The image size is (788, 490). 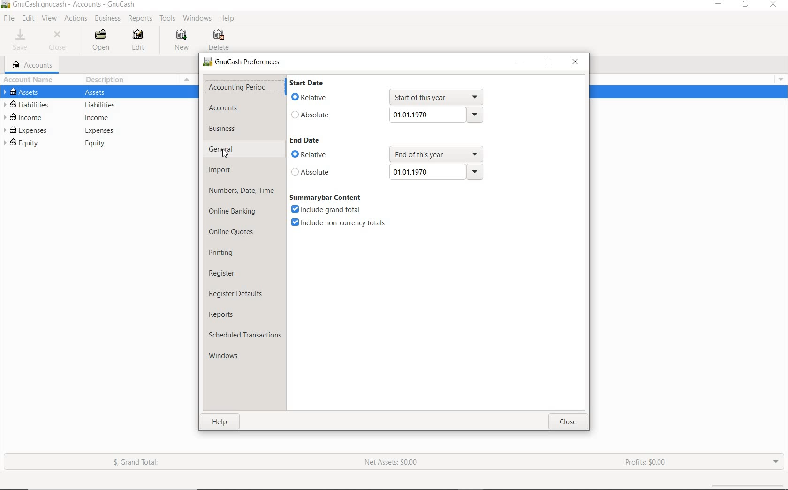 I want to click on 01.01.1970, so click(x=436, y=172).